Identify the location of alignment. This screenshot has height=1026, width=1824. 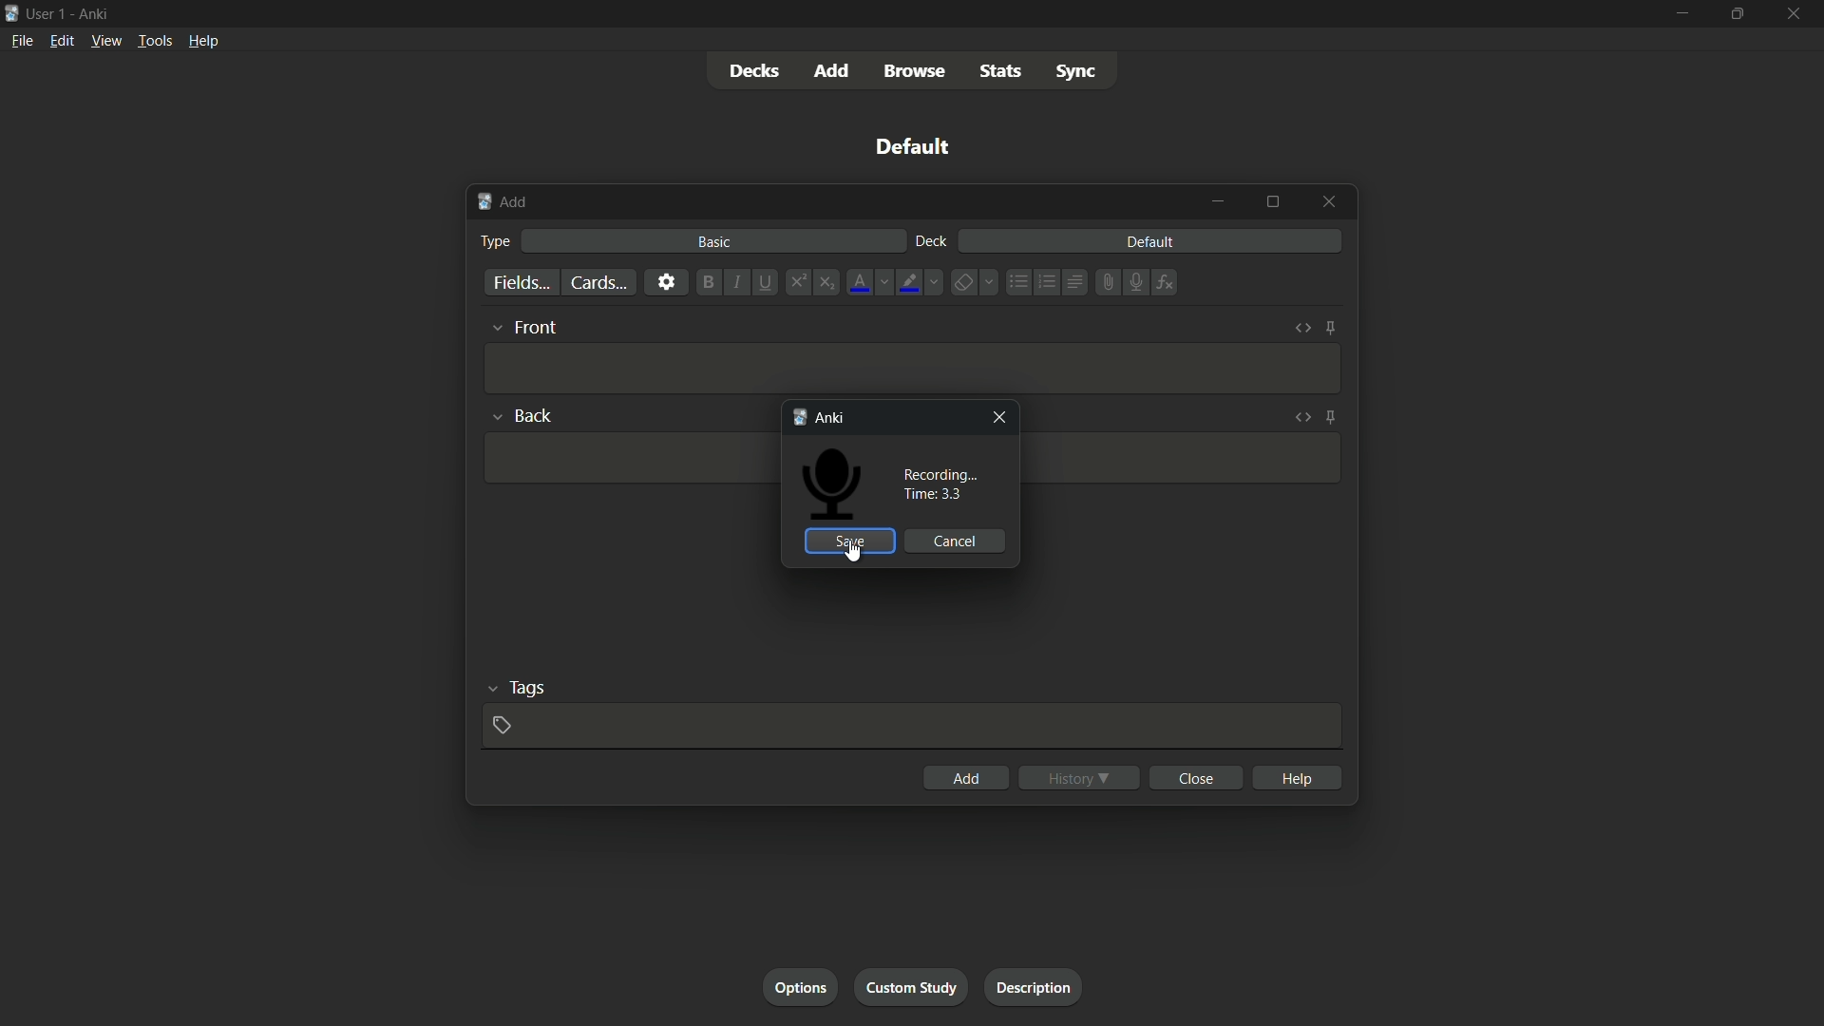
(1074, 284).